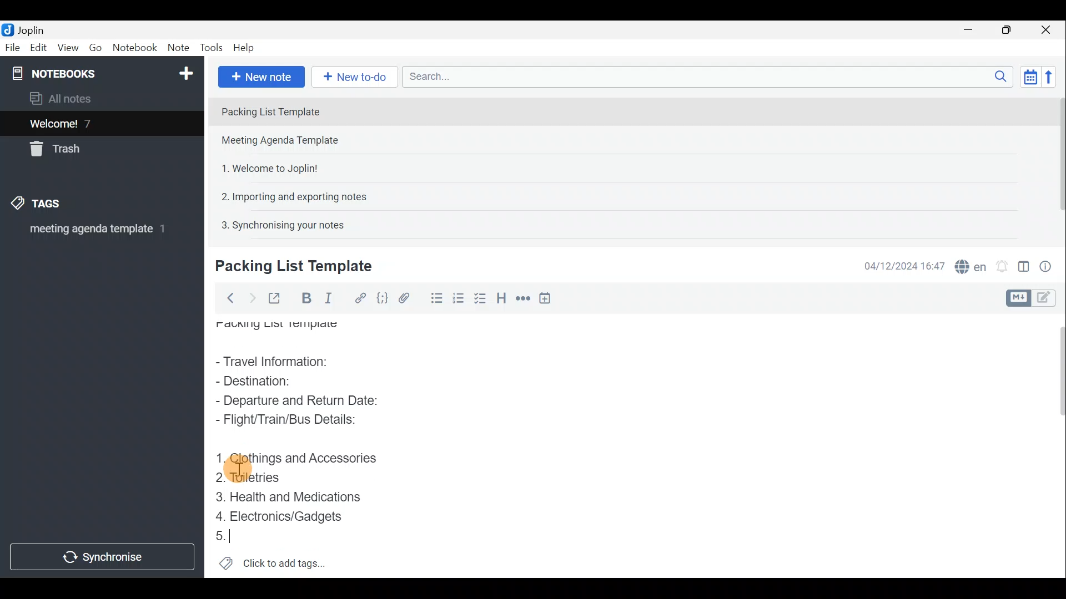 This screenshot has width=1066, height=599. Describe the element at coordinates (904, 265) in the screenshot. I see `Date & time` at that location.